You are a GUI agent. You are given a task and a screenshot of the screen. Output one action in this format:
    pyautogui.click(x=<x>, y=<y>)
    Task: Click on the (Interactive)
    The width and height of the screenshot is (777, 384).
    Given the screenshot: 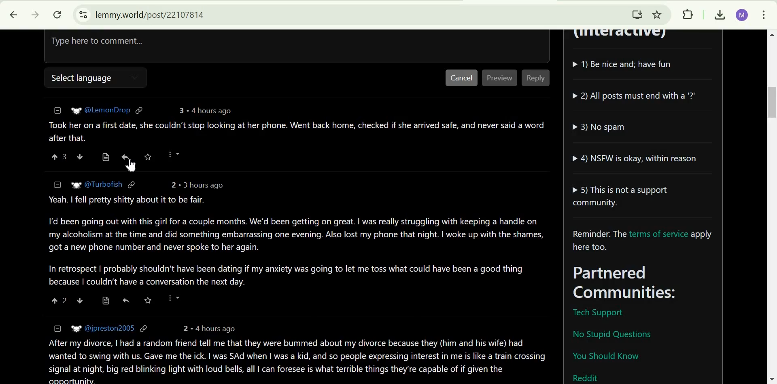 What is the action you would take?
    pyautogui.click(x=624, y=37)
    